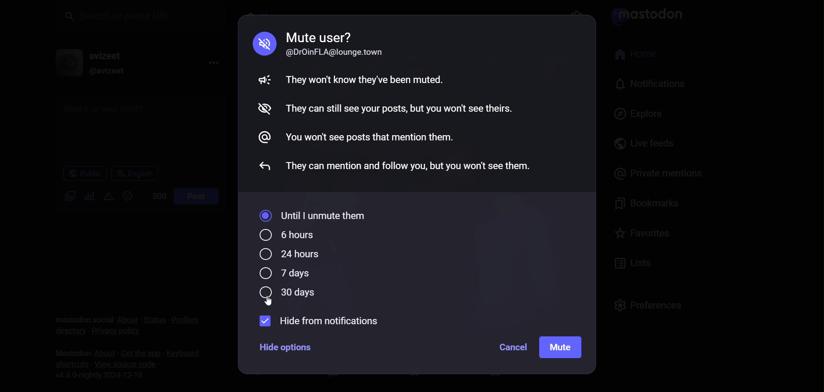  I want to click on 30 days, so click(286, 294).